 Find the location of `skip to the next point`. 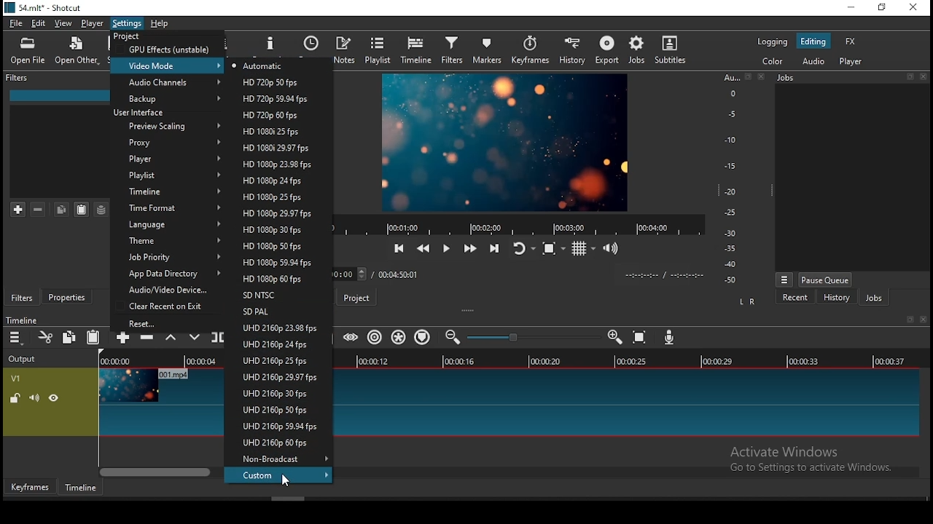

skip to the next point is located at coordinates (494, 249).